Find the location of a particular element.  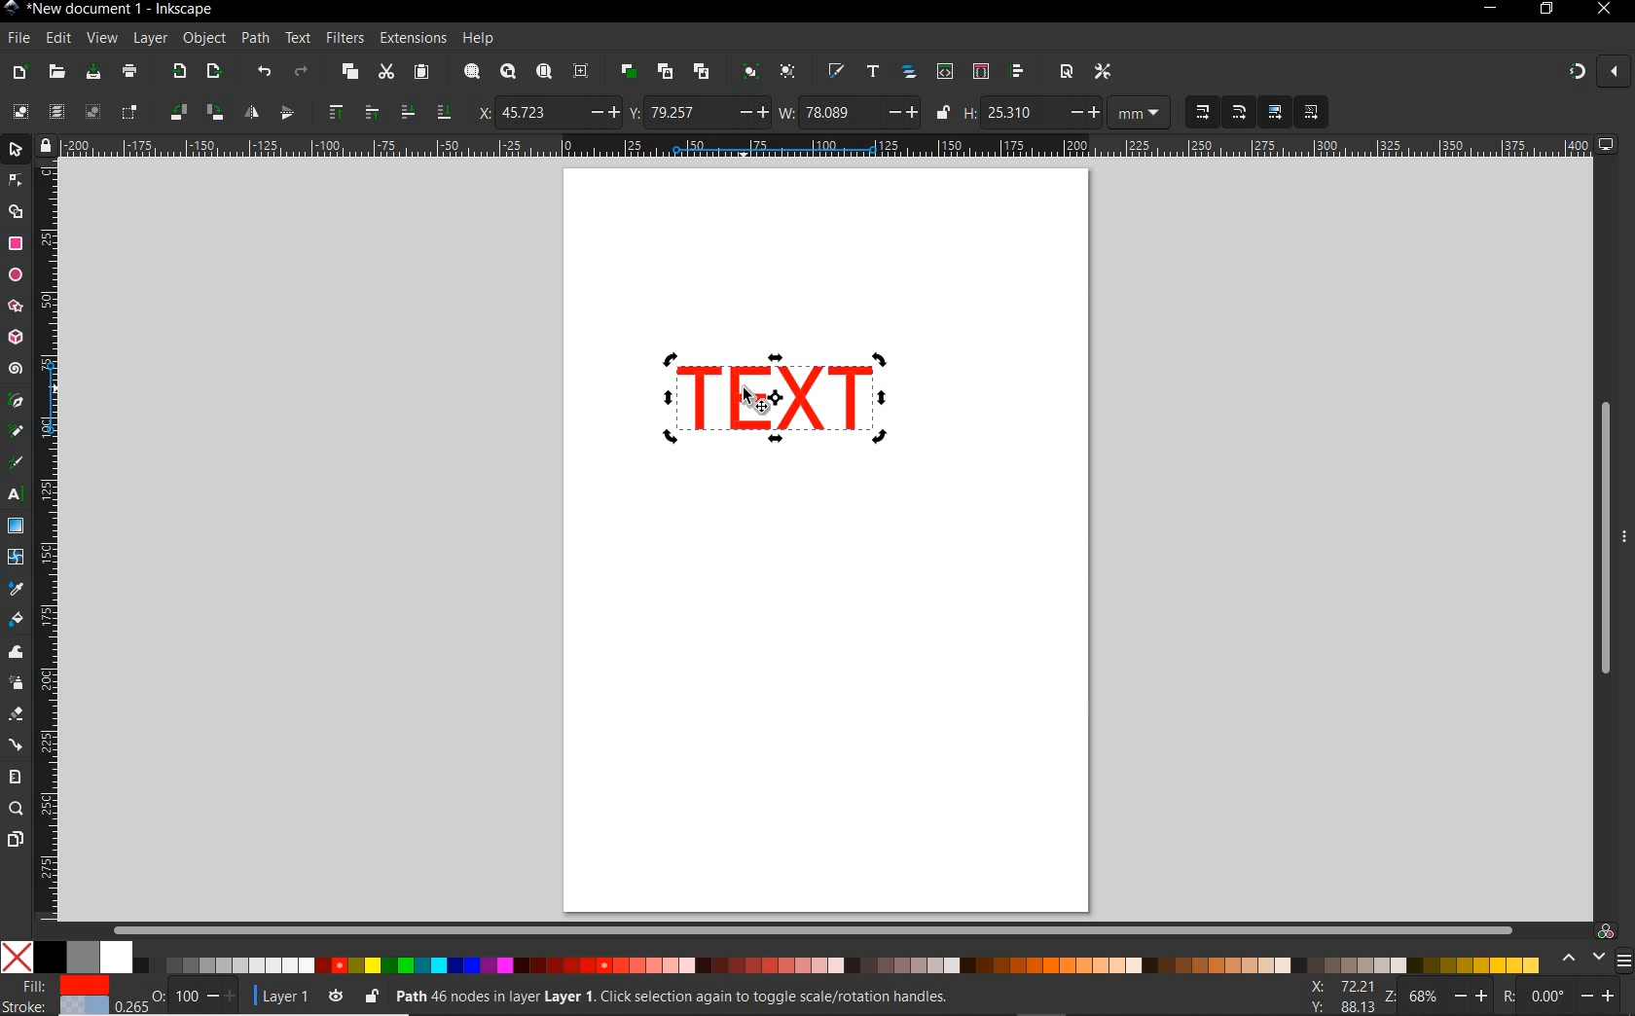

CONNECTOR TOOL is located at coordinates (17, 745).